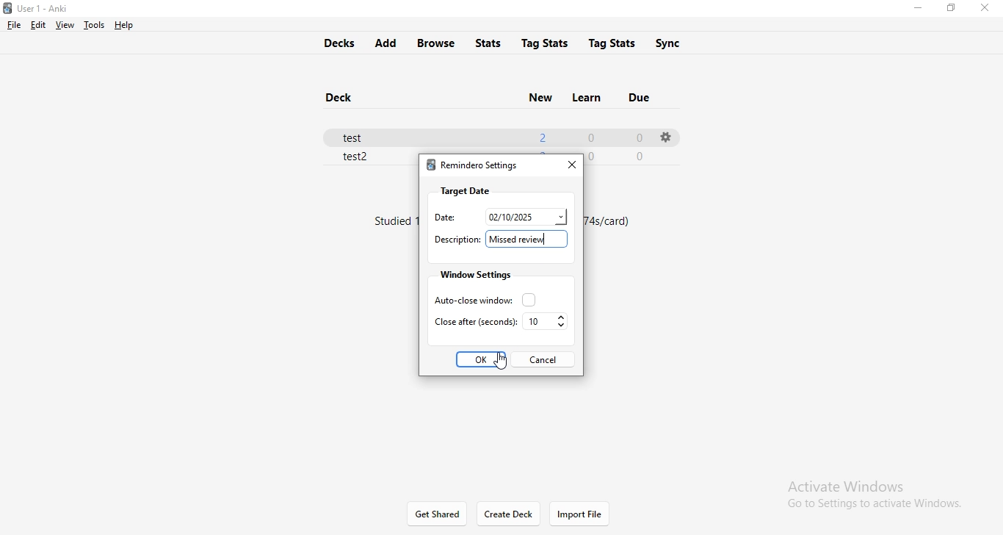  Describe the element at coordinates (357, 158) in the screenshot. I see `test 2` at that location.